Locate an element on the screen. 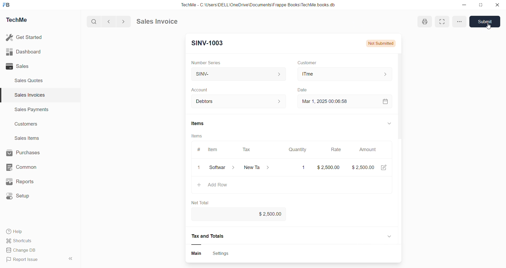  Net Total is located at coordinates (203, 203).